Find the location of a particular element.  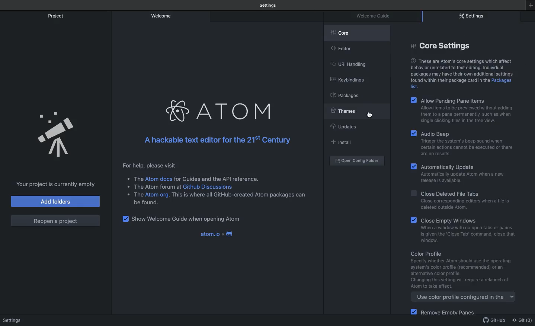

Color profile  is located at coordinates (439, 254).